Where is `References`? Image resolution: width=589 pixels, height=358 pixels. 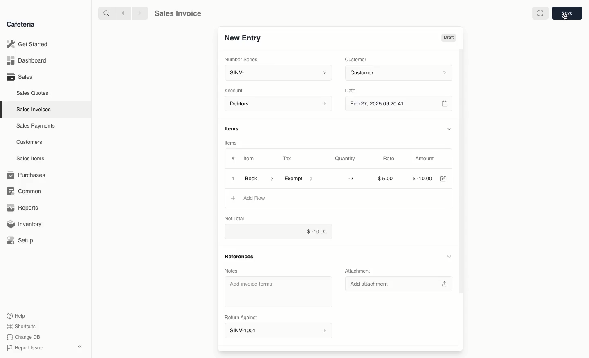
References is located at coordinates (241, 257).